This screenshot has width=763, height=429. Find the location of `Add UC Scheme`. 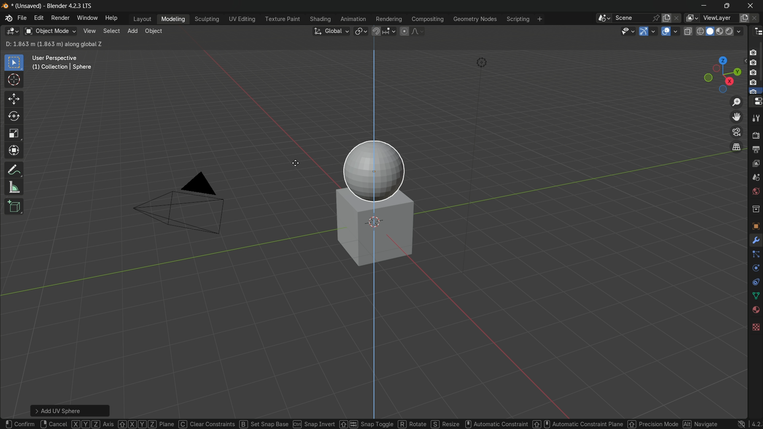

Add UC Scheme is located at coordinates (70, 410).